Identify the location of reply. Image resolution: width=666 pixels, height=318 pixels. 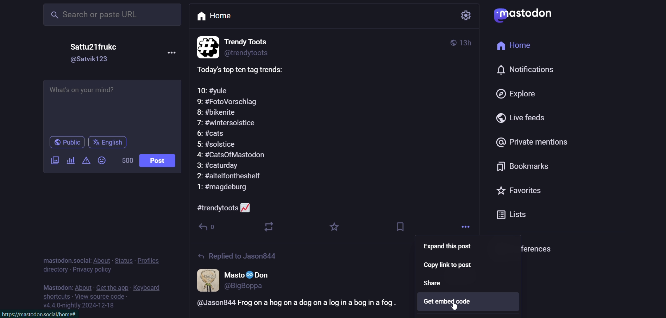
(209, 226).